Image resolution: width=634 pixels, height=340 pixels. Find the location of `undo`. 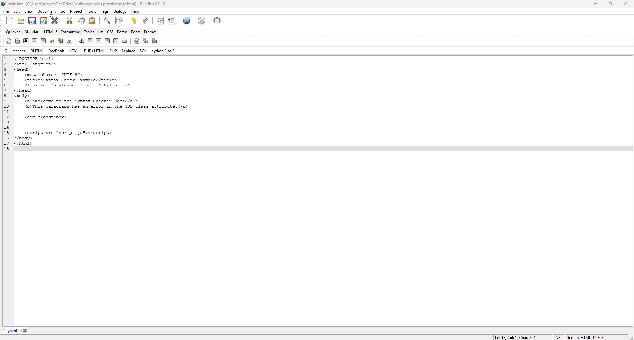

undo is located at coordinates (135, 21).